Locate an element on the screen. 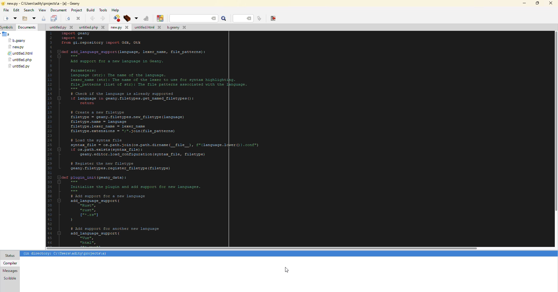  document is located at coordinates (59, 10).